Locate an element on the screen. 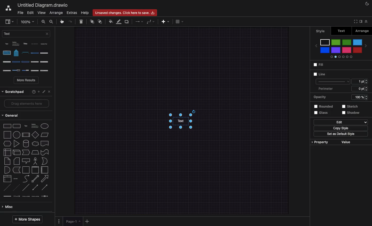 Image resolution: width=372 pixels, height=226 pixels. Misc is located at coordinates (9, 207).